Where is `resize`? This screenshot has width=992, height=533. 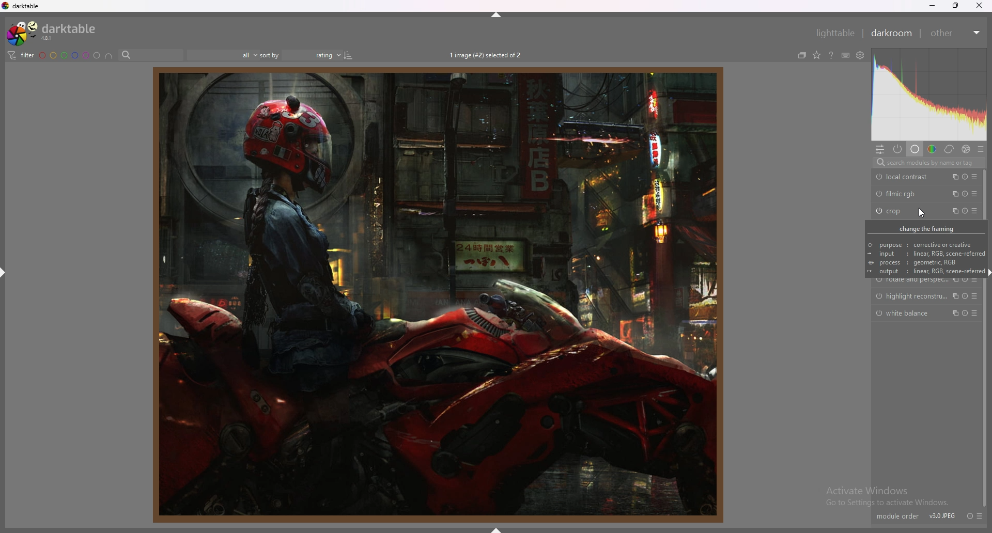 resize is located at coordinates (955, 5).